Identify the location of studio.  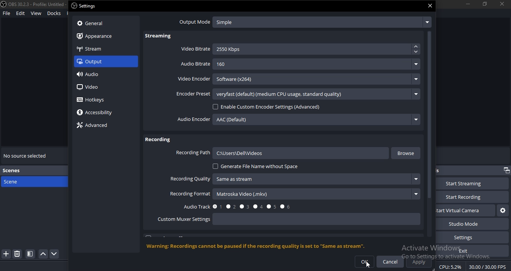
(469, 224).